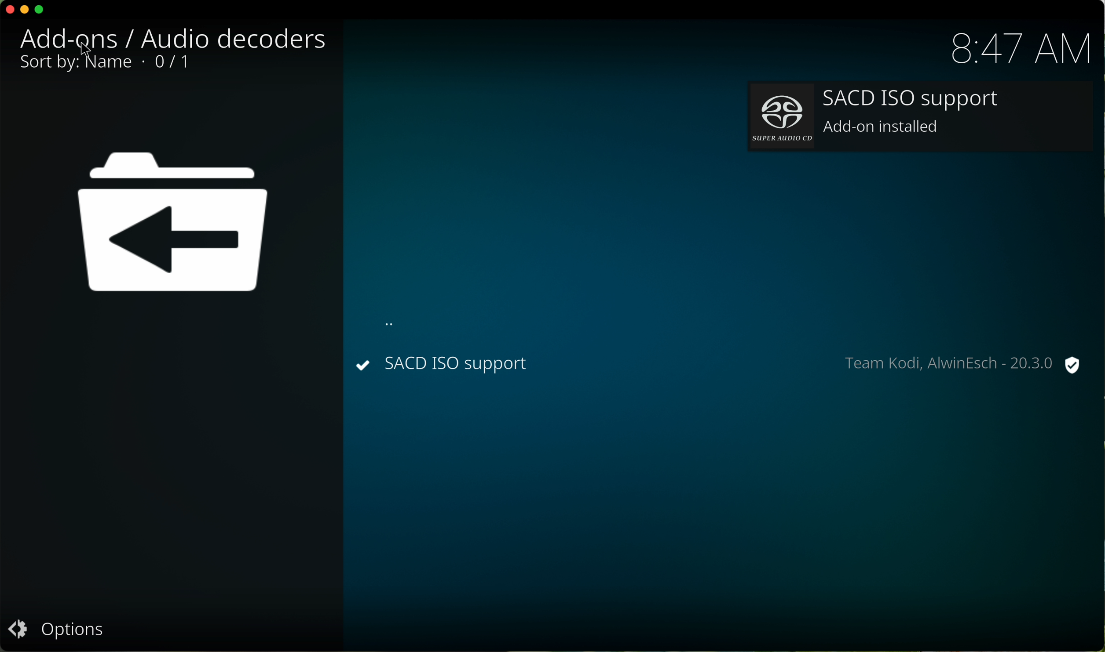  What do you see at coordinates (70, 40) in the screenshot?
I see `click on add-ons` at bounding box center [70, 40].